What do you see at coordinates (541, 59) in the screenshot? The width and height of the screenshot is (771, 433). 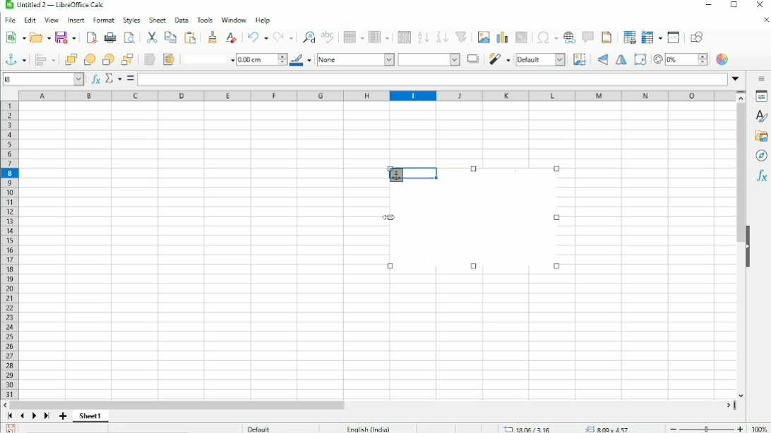 I see `Image mode` at bounding box center [541, 59].